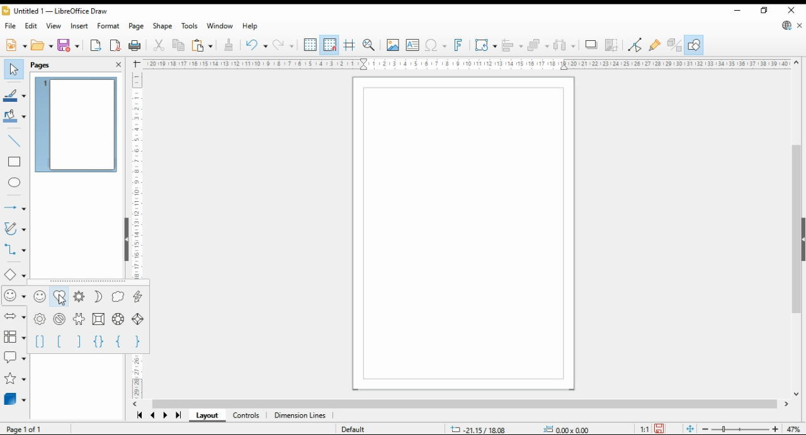 The height and width of the screenshot is (435, 806). I want to click on controls, so click(247, 417).